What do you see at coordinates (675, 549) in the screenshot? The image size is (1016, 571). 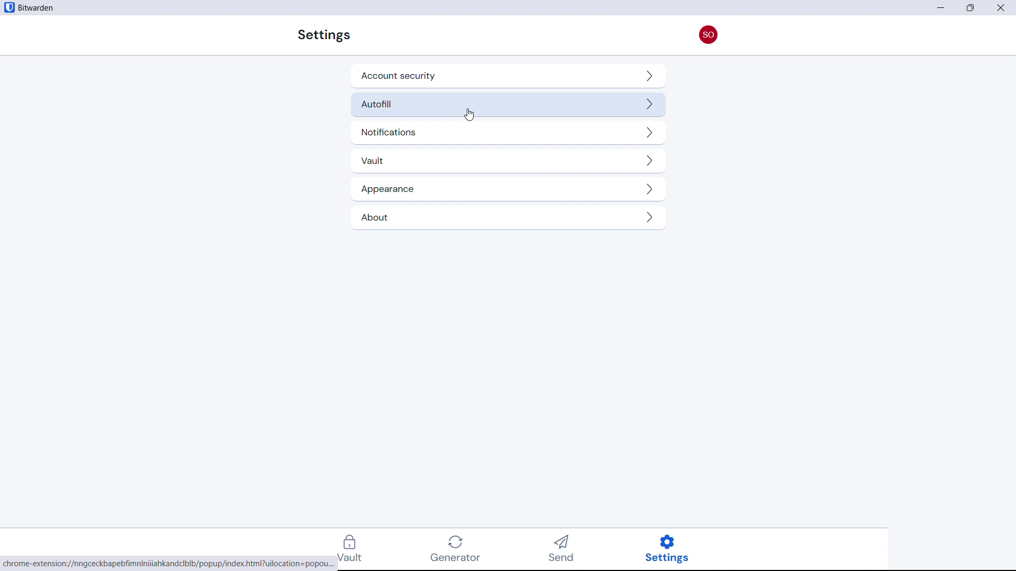 I see `Settings ` at bounding box center [675, 549].